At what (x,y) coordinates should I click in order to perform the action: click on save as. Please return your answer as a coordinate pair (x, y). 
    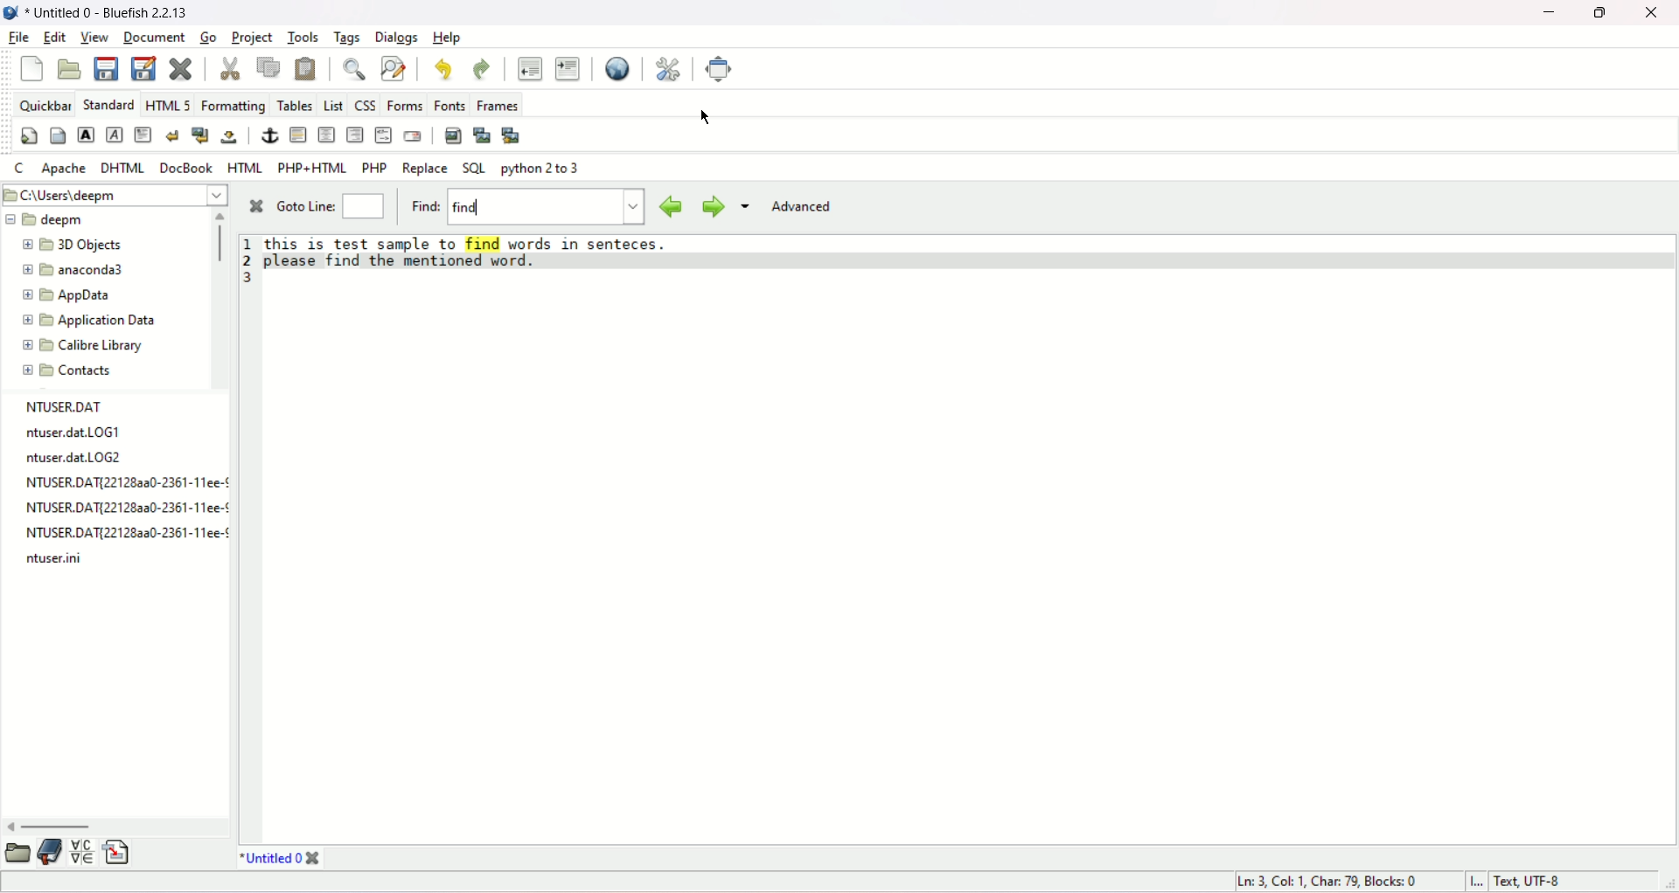
    Looking at the image, I should click on (144, 68).